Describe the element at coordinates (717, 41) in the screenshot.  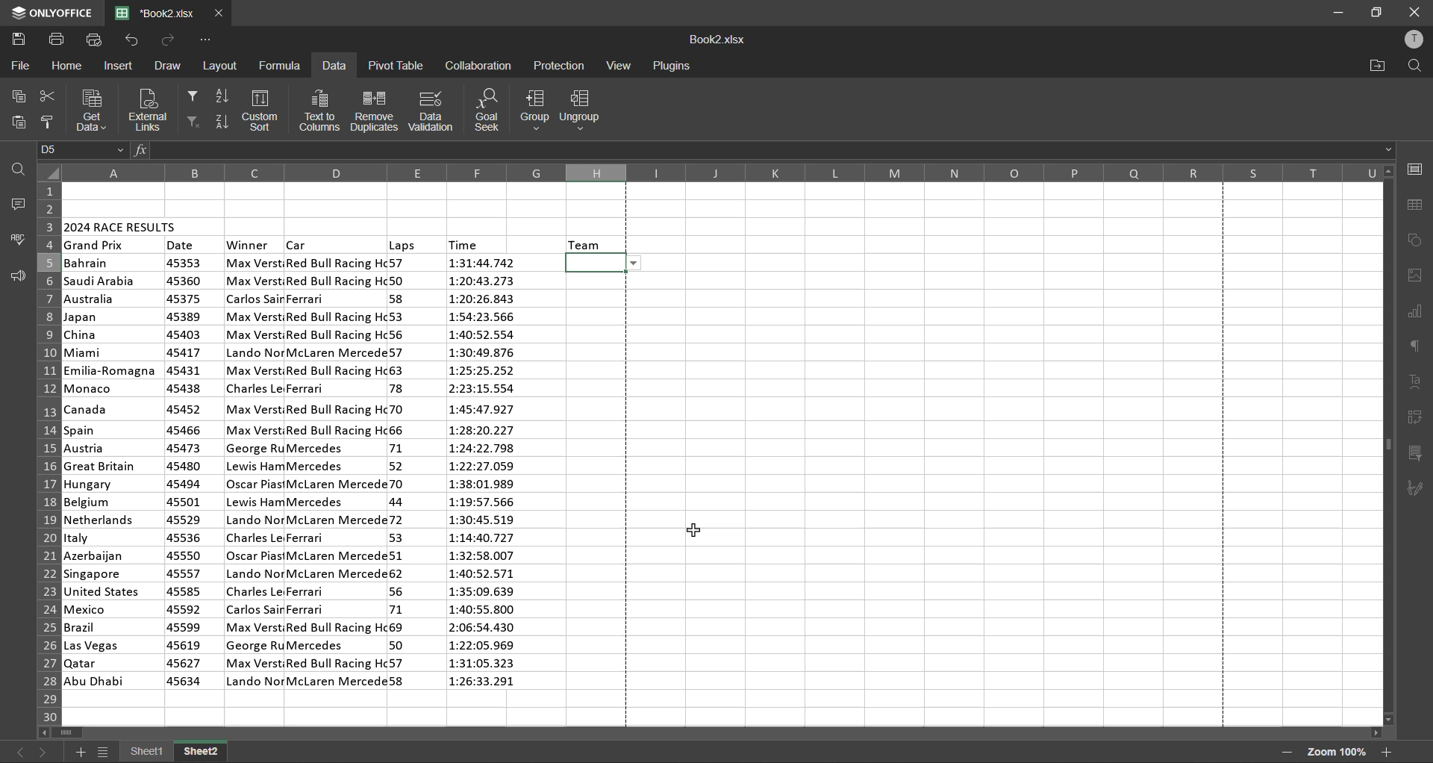
I see `filename` at that location.